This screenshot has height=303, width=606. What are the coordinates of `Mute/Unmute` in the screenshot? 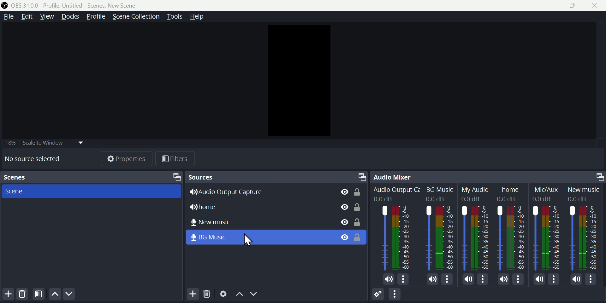 It's located at (501, 279).